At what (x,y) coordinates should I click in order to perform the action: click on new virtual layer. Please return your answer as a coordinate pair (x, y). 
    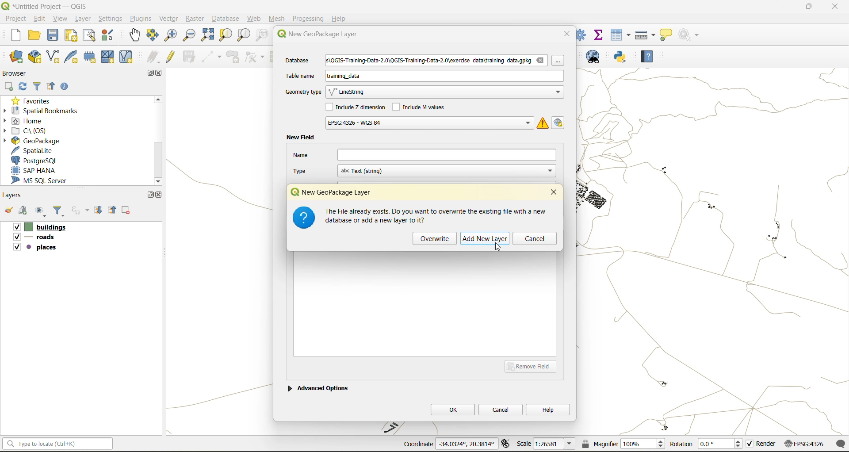
    Looking at the image, I should click on (126, 57).